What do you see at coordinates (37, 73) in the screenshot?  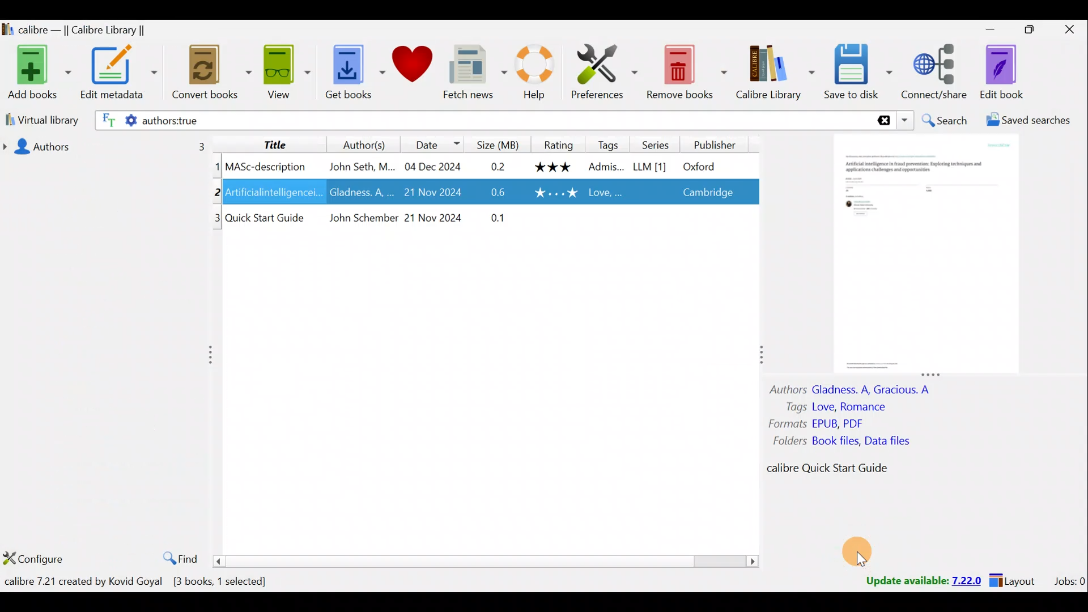 I see `Add books` at bounding box center [37, 73].